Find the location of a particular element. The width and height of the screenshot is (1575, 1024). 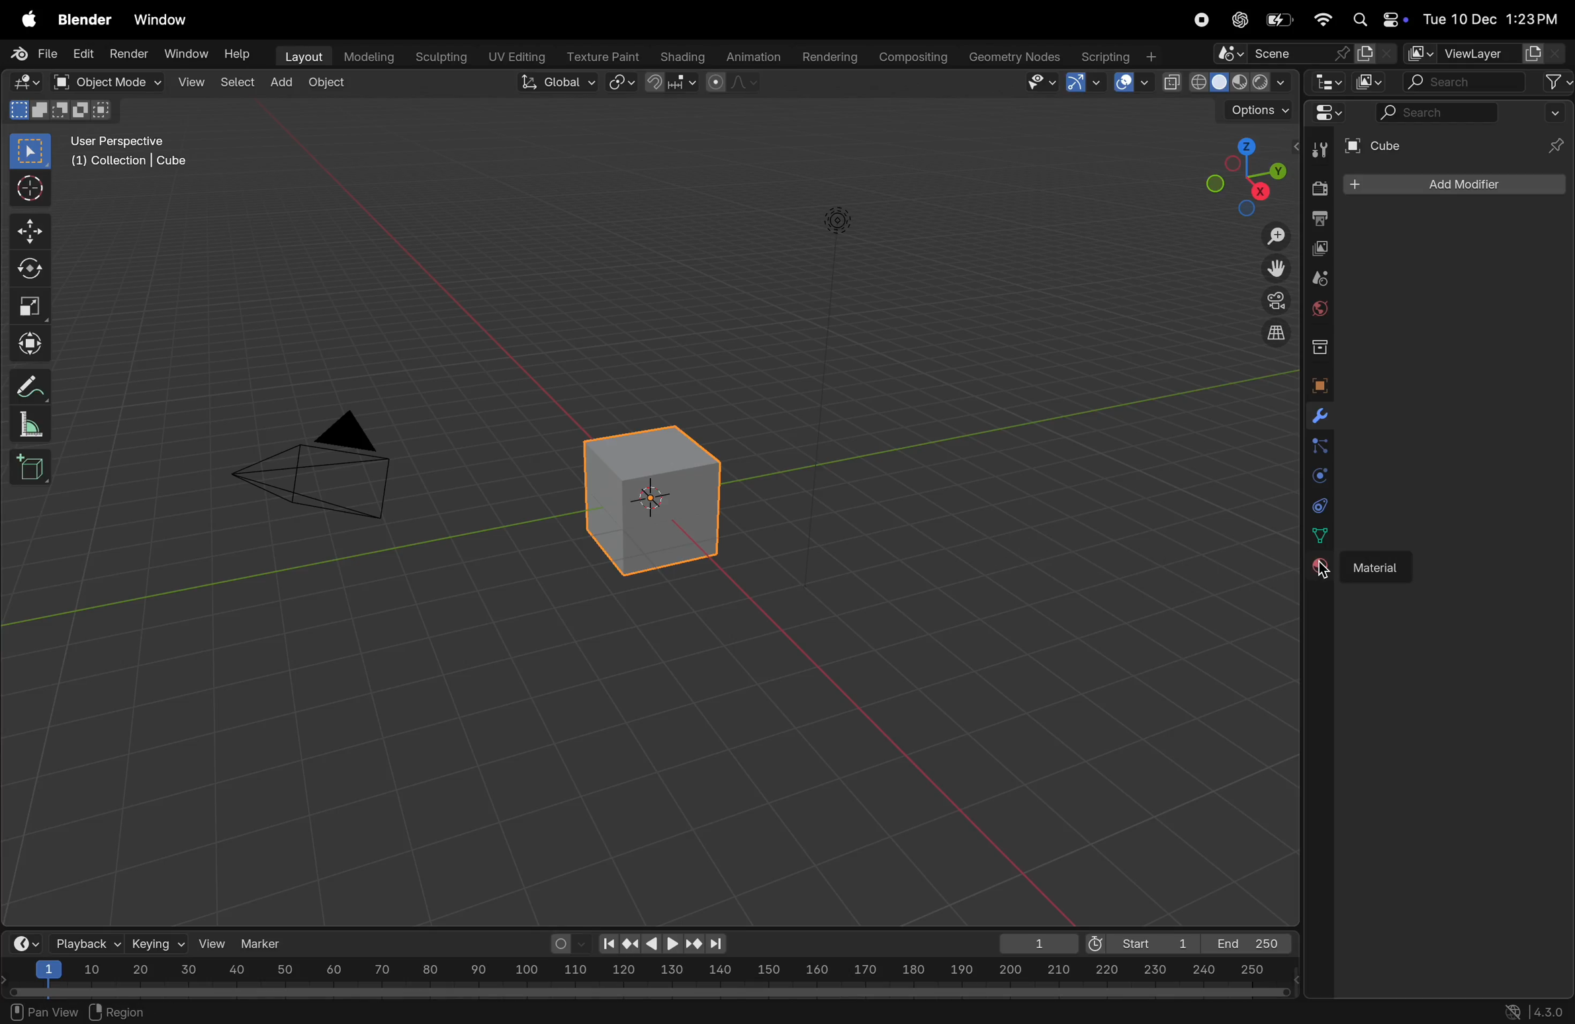

Scripting is located at coordinates (1118, 52).